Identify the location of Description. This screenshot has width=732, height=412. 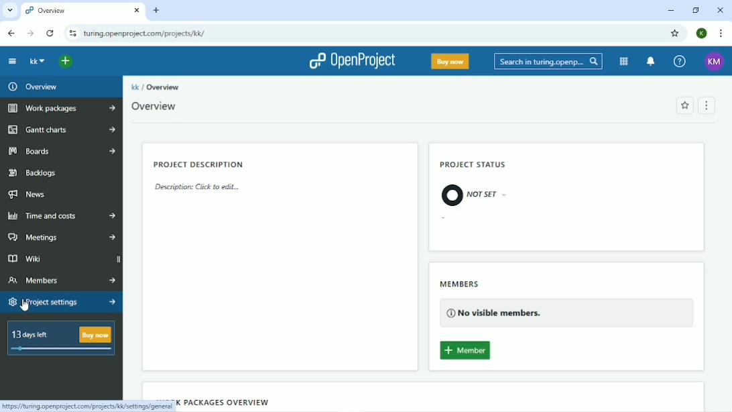
(199, 188).